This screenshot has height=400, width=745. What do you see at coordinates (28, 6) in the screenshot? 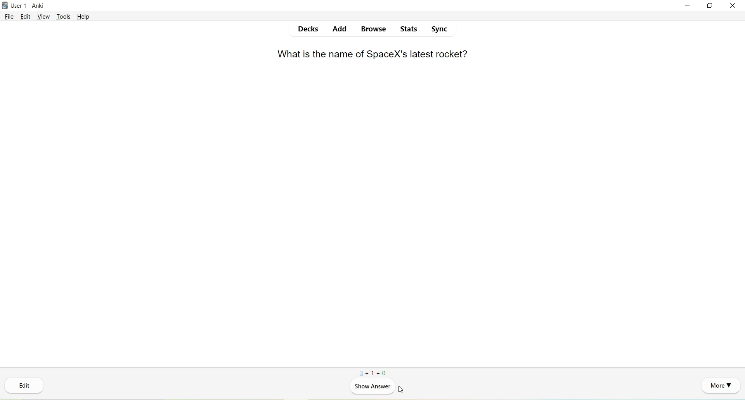
I see `User 1 - Anki` at bounding box center [28, 6].